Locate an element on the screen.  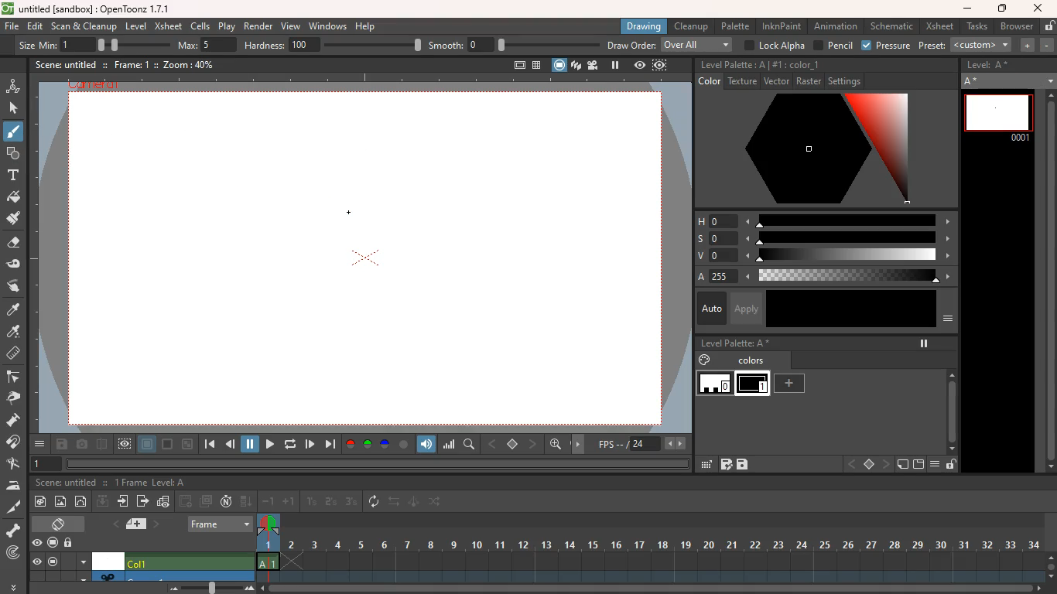
volume is located at coordinates (428, 443).